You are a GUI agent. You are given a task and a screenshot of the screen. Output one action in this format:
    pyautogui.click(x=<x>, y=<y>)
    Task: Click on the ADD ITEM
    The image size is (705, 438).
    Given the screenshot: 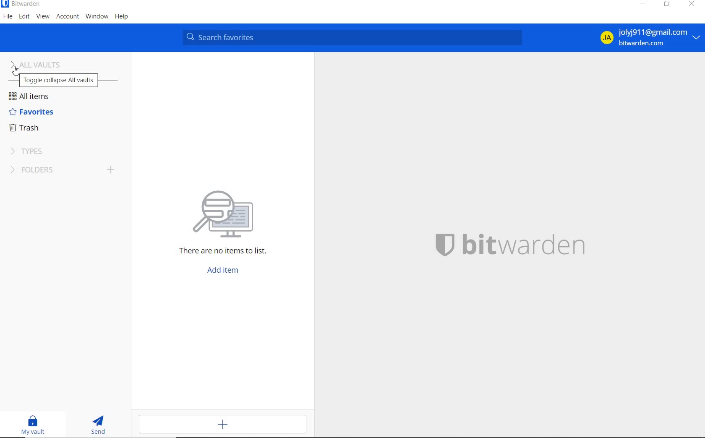 What is the action you would take?
    pyautogui.click(x=225, y=424)
    